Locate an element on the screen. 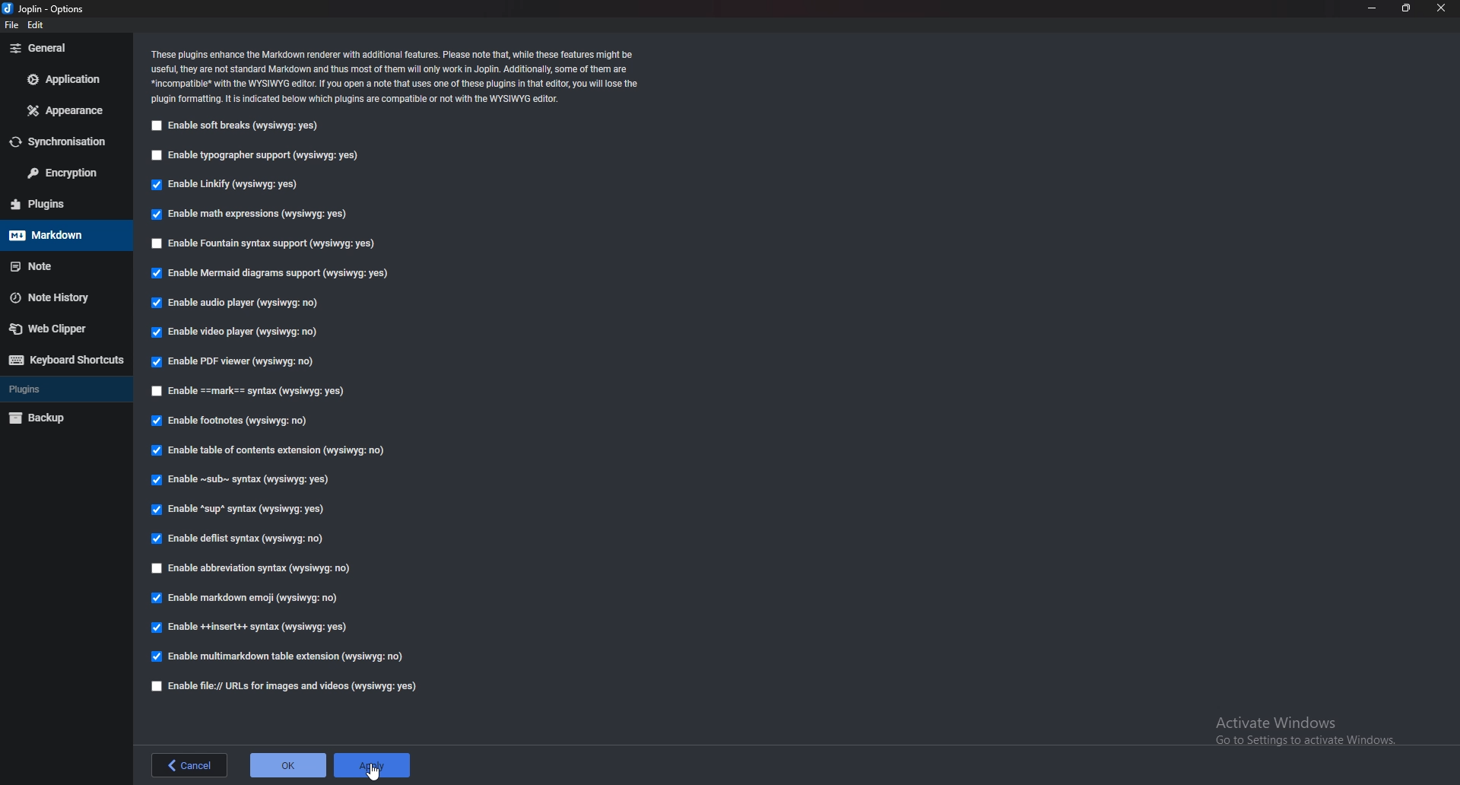  Webclipper is located at coordinates (68, 328).